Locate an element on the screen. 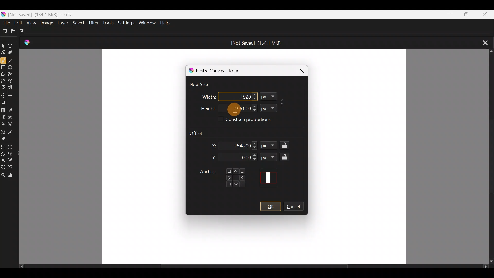 The image size is (494, 278). Crop the image to an area is located at coordinates (6, 102).